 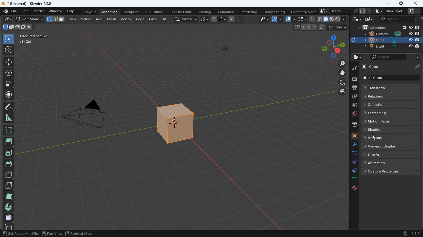 What do you see at coordinates (9, 175) in the screenshot?
I see `division` at bounding box center [9, 175].